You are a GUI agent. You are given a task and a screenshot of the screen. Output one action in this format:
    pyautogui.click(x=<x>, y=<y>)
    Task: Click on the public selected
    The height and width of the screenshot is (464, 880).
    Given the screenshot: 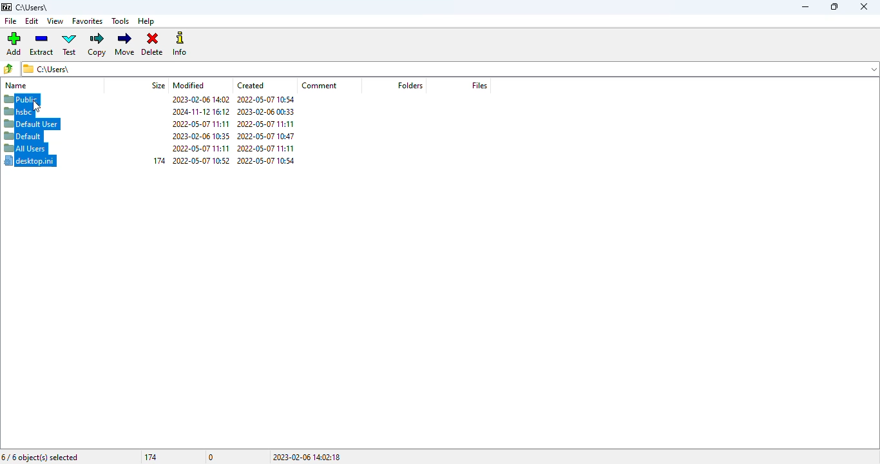 What is the action you would take?
    pyautogui.click(x=21, y=99)
    